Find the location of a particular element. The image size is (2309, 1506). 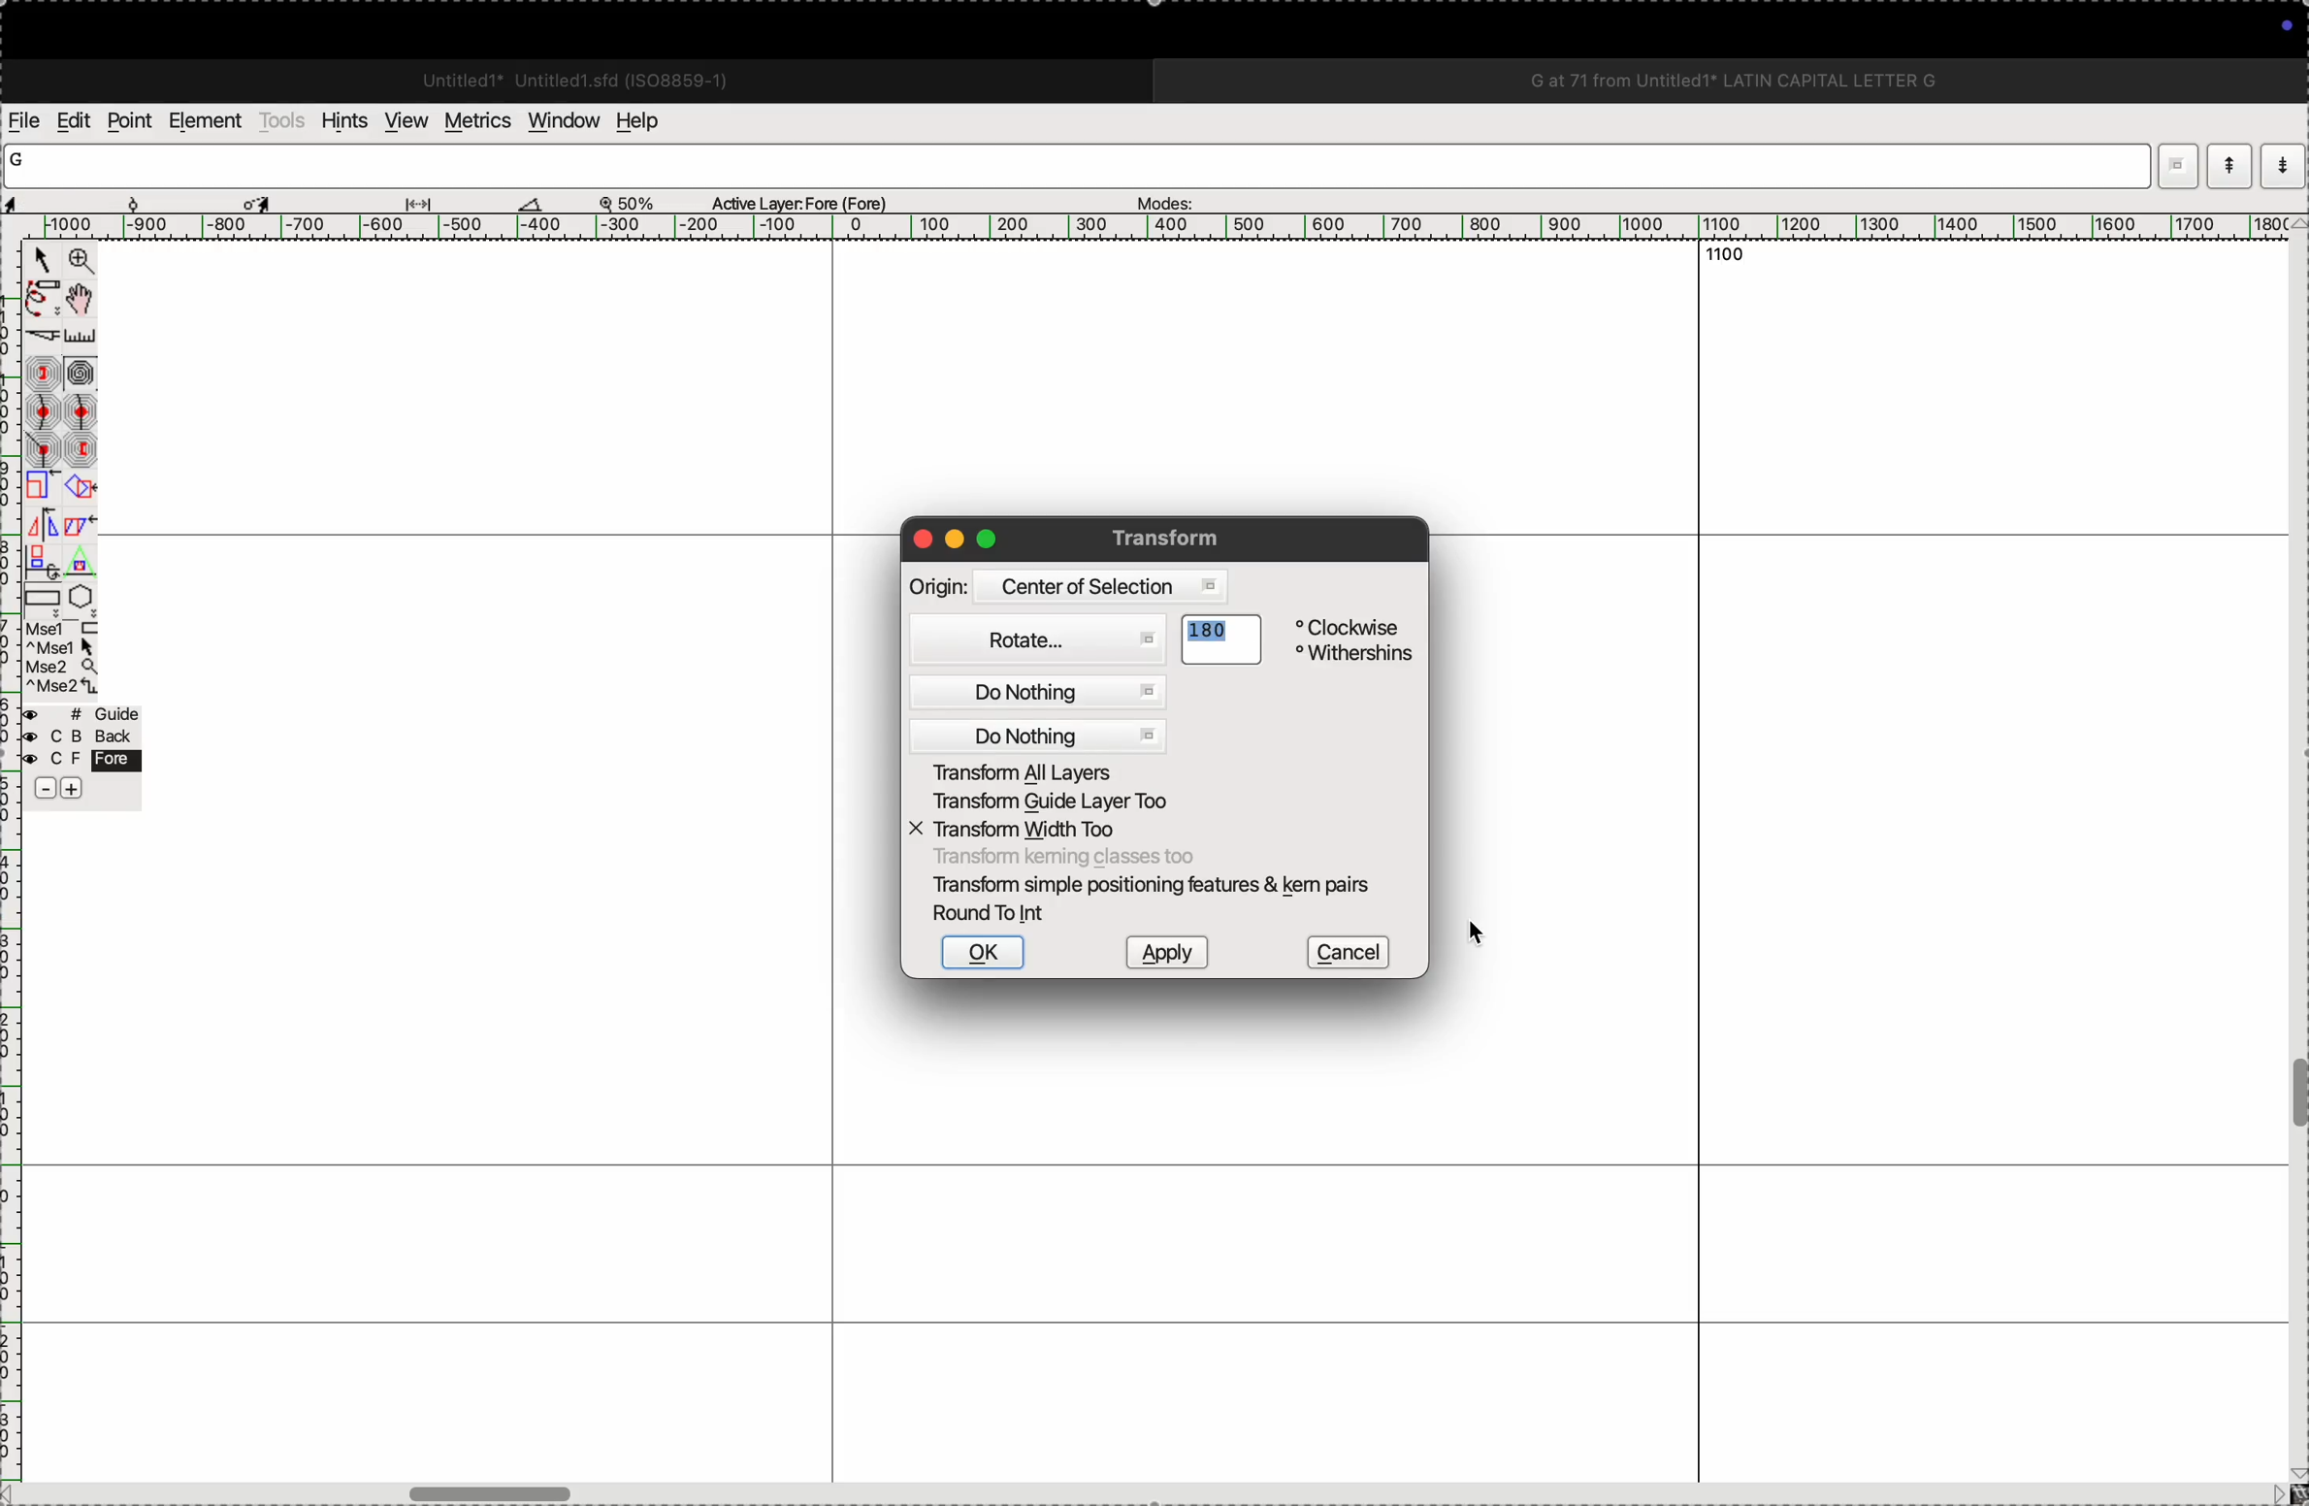

spiro is located at coordinates (81, 373).